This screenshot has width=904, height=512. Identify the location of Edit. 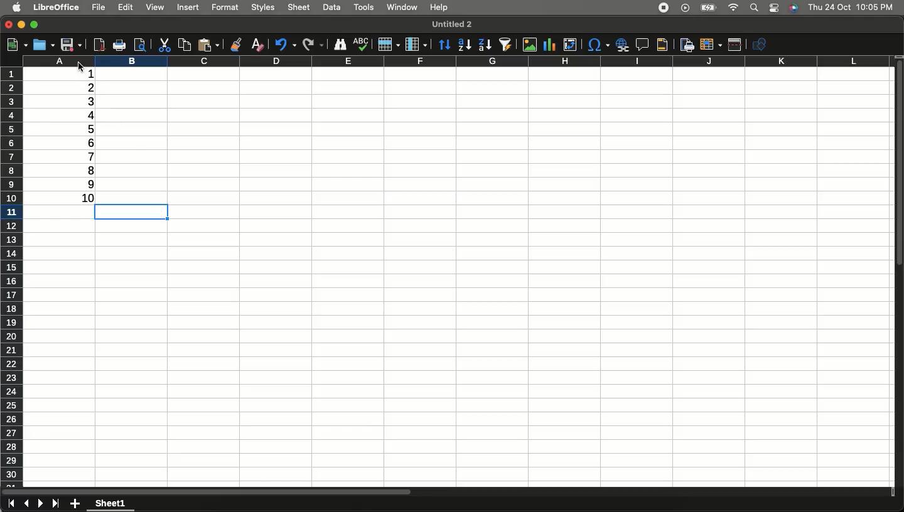
(127, 8).